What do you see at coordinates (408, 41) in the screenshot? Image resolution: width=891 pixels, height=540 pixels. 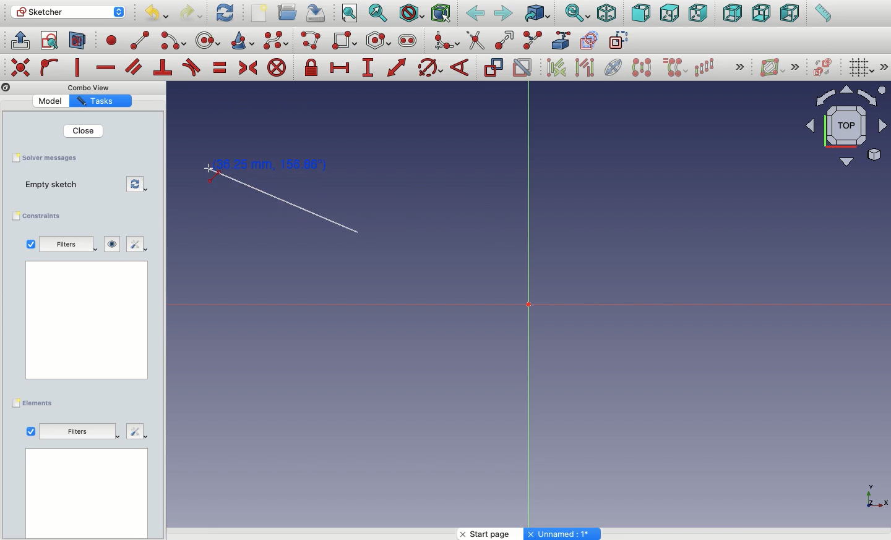 I see `Slot` at bounding box center [408, 41].